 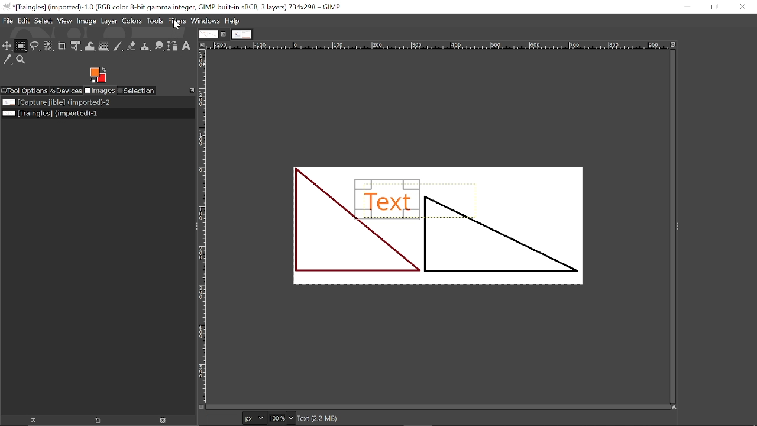 I want to click on View, so click(x=65, y=22).